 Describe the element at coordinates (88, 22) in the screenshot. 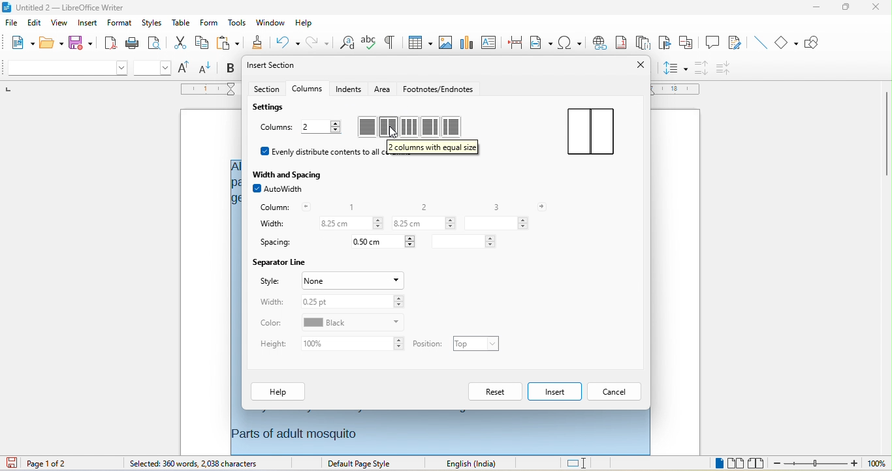

I see `insert` at that location.